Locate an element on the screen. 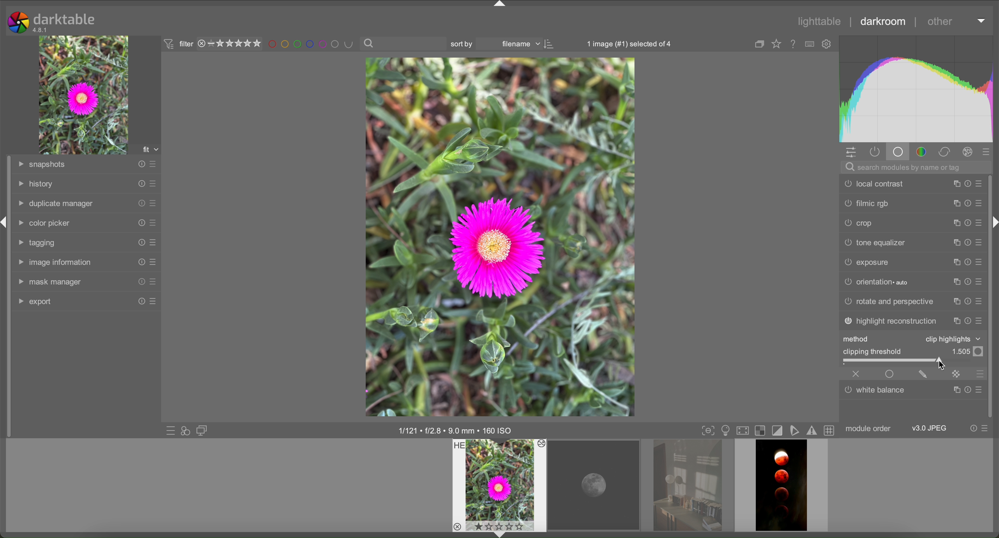  clipping threshold is located at coordinates (873, 351).